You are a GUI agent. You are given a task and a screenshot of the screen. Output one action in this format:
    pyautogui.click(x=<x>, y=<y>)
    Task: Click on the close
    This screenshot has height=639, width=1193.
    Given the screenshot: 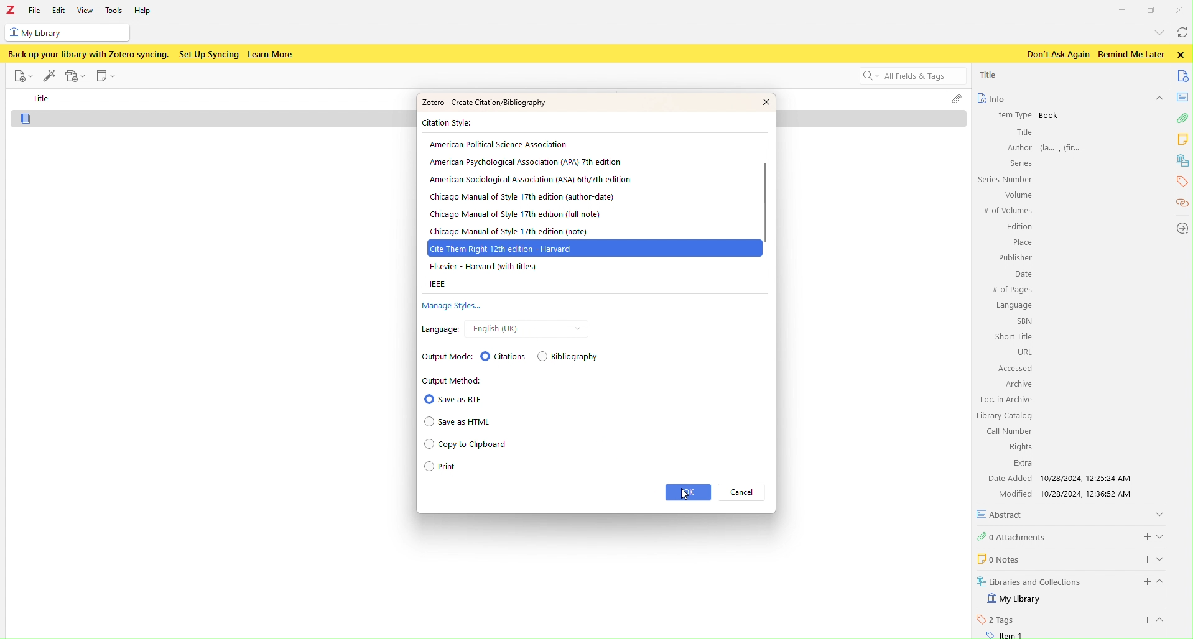 What is the action you would take?
    pyautogui.click(x=757, y=102)
    